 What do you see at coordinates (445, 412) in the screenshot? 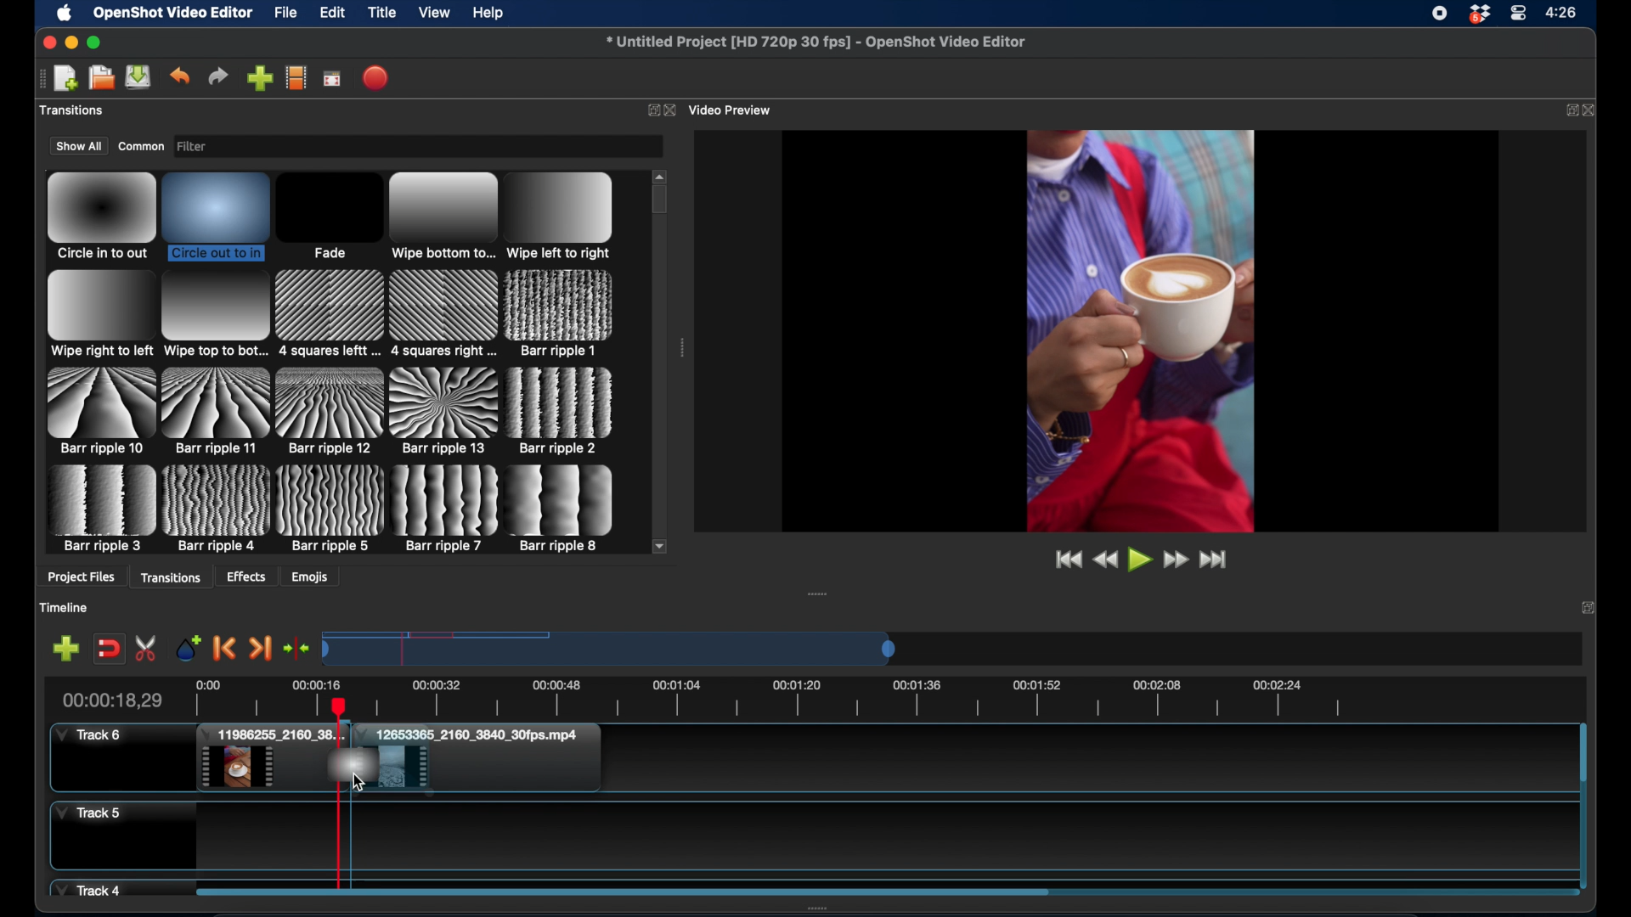
I see `transition` at bounding box center [445, 412].